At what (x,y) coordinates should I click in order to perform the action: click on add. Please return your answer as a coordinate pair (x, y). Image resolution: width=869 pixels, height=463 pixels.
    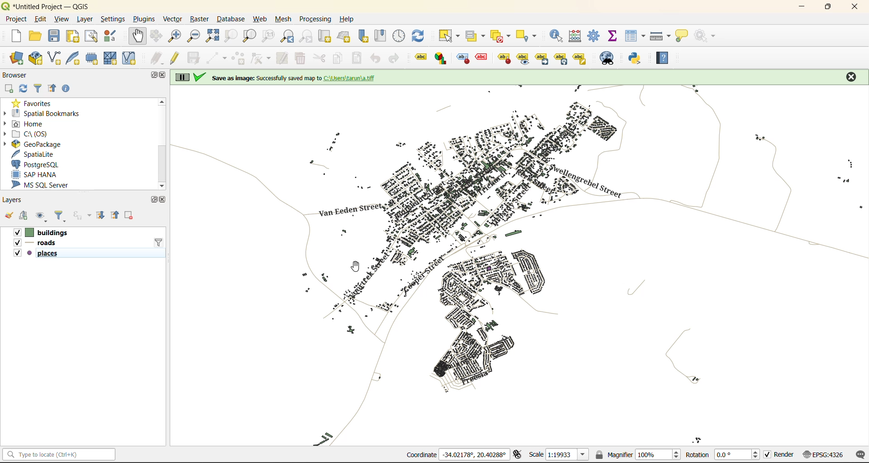
    Looking at the image, I should click on (8, 89).